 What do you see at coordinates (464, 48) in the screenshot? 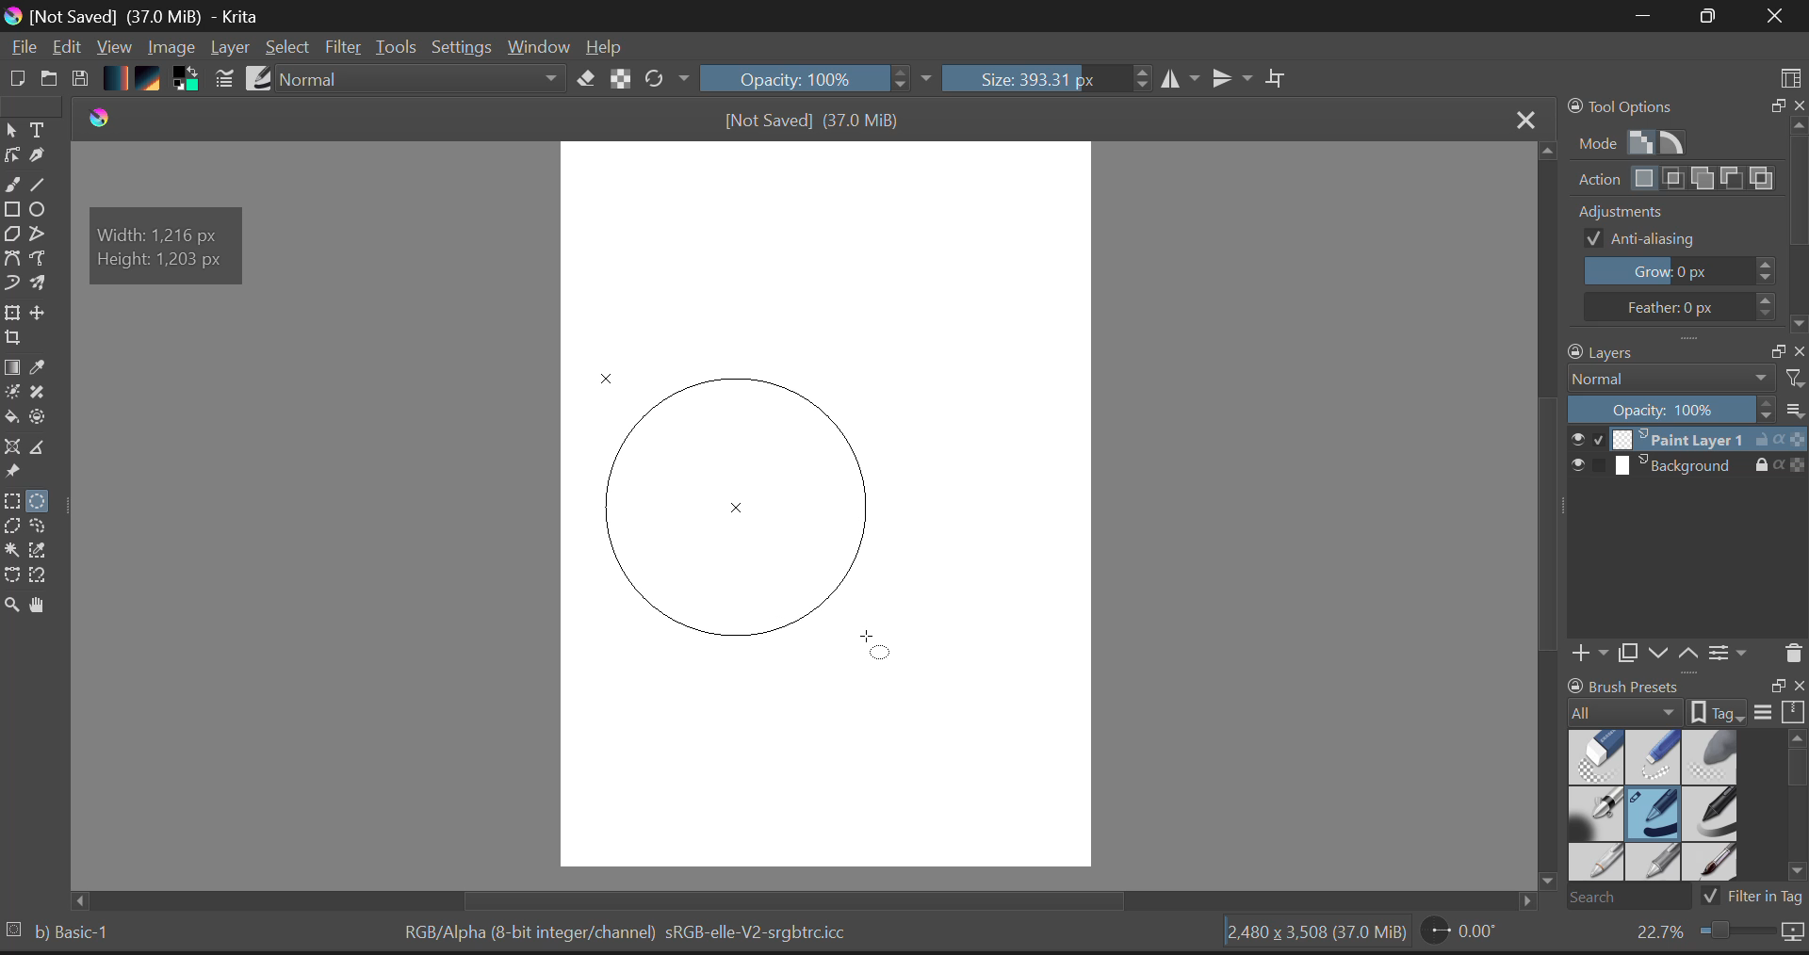
I see `Settings` at bounding box center [464, 48].